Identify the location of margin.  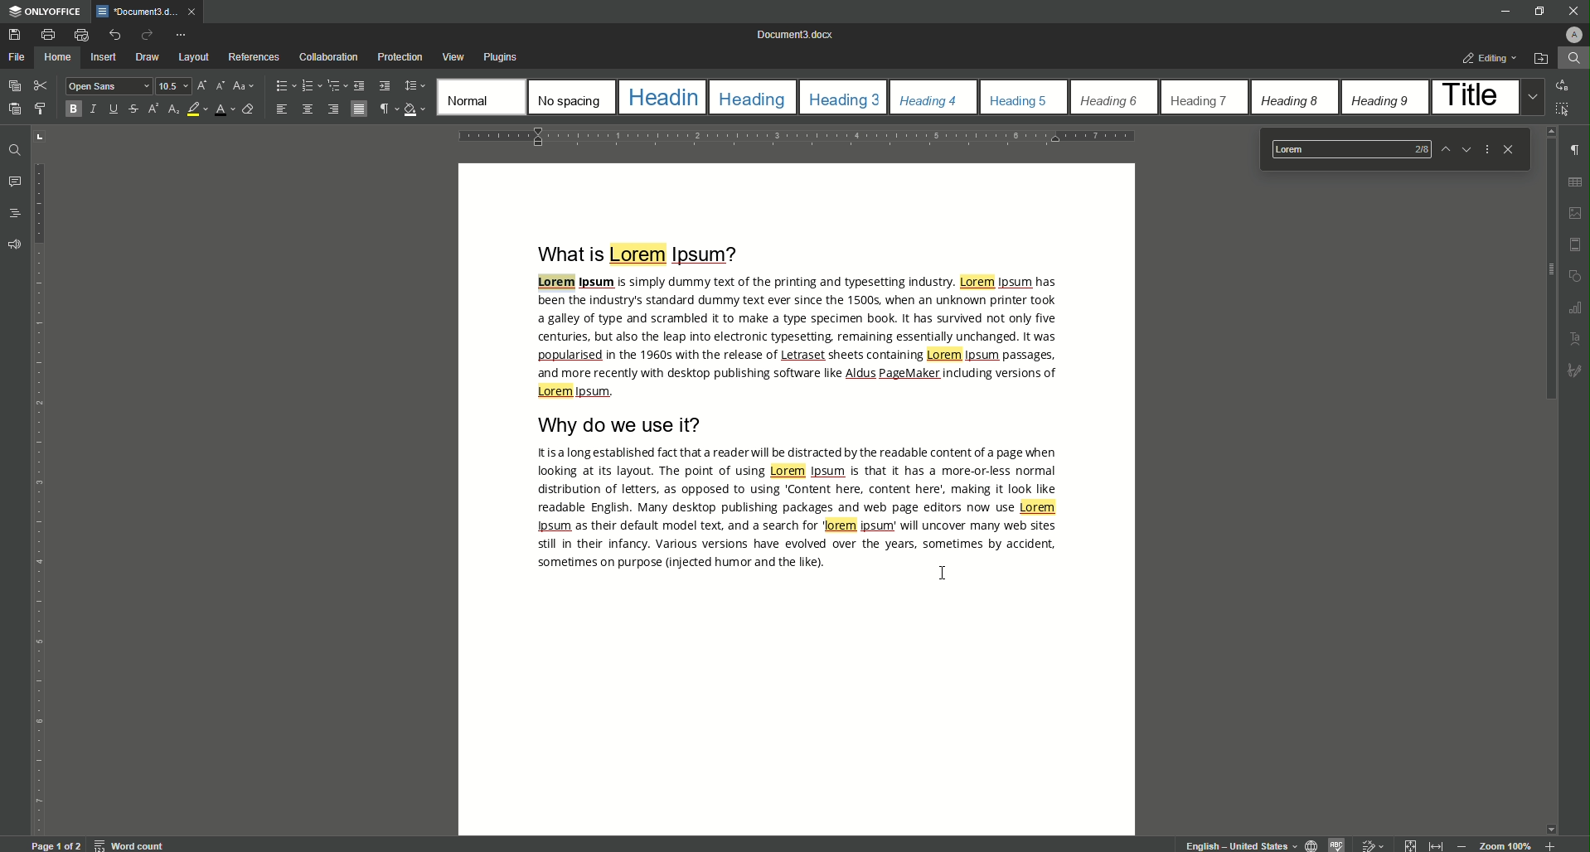
(1577, 240).